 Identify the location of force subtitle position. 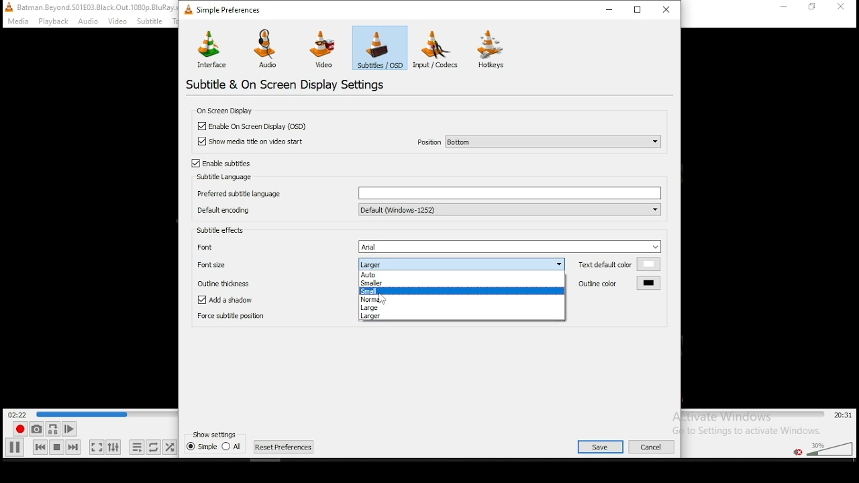
(230, 319).